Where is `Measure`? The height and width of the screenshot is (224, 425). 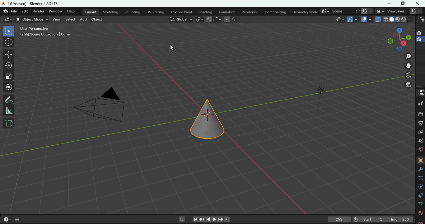 Measure is located at coordinates (10, 110).